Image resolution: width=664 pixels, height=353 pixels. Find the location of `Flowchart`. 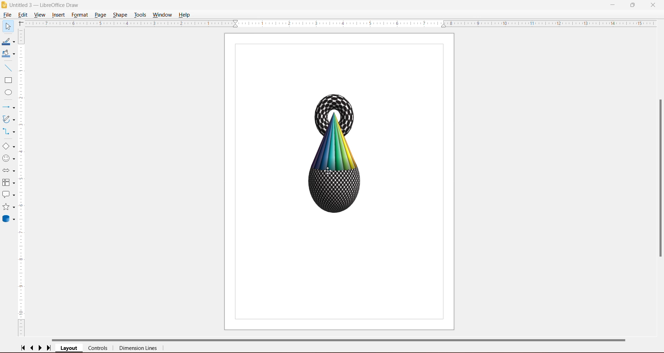

Flowchart is located at coordinates (9, 183).